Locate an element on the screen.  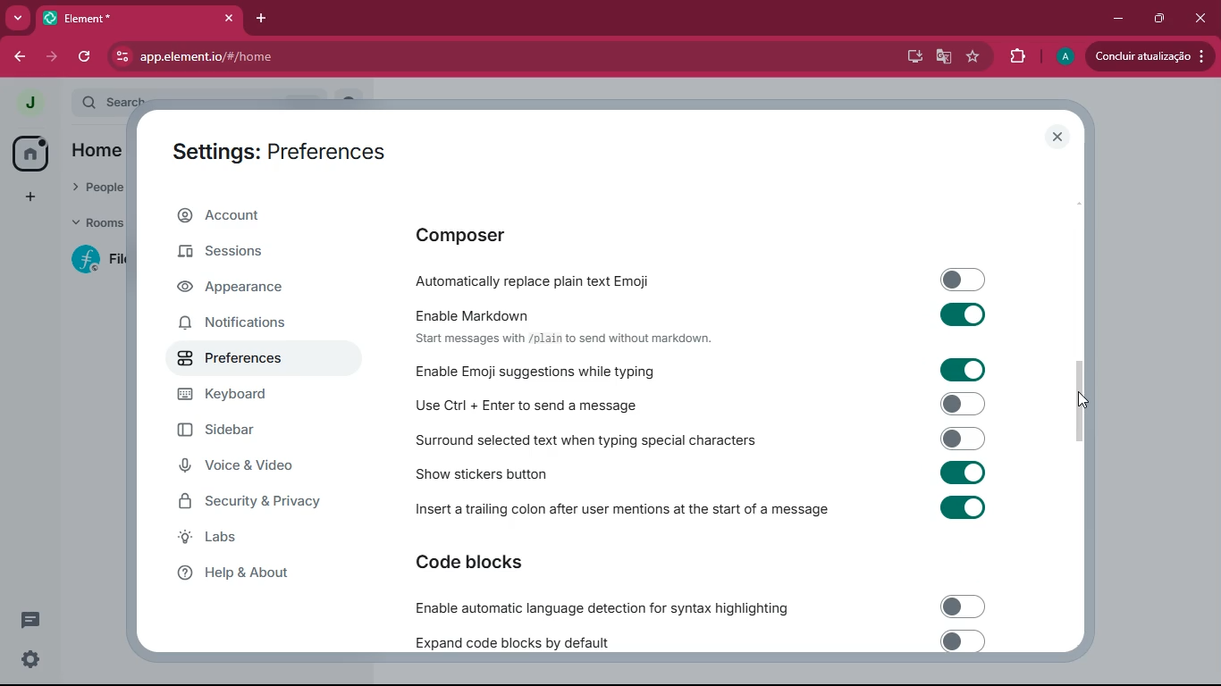
sessions is located at coordinates (252, 254).